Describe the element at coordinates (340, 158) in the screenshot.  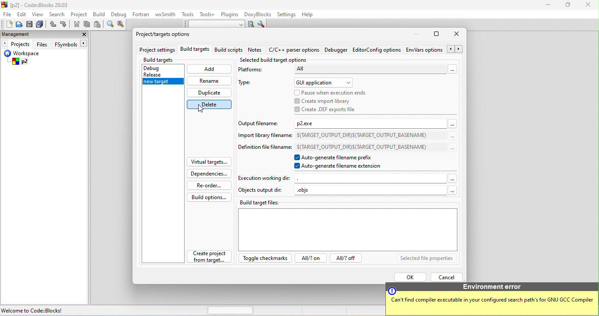
I see `auto generate filename prefex` at that location.